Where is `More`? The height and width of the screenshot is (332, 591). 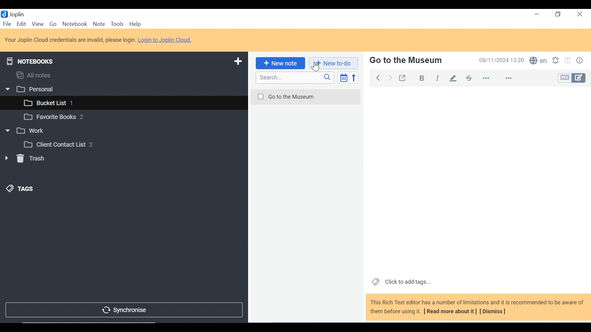
More is located at coordinates (497, 78).